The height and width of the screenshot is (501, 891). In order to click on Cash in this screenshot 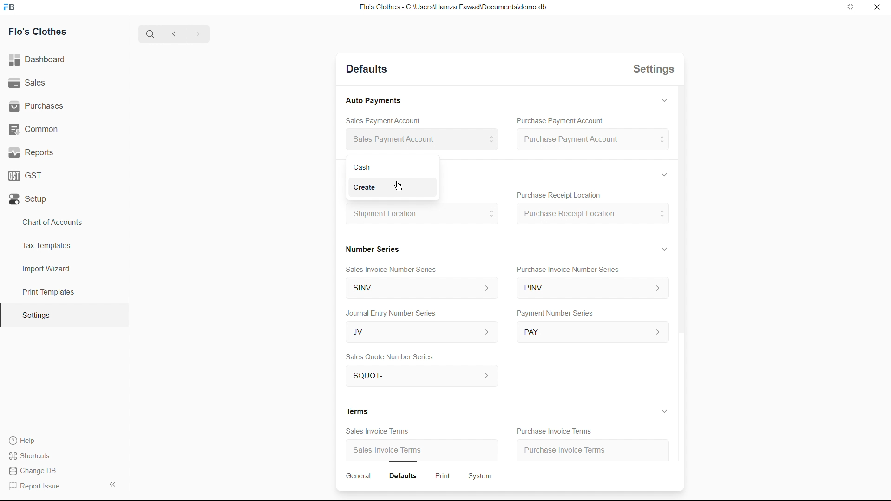, I will do `click(372, 168)`.